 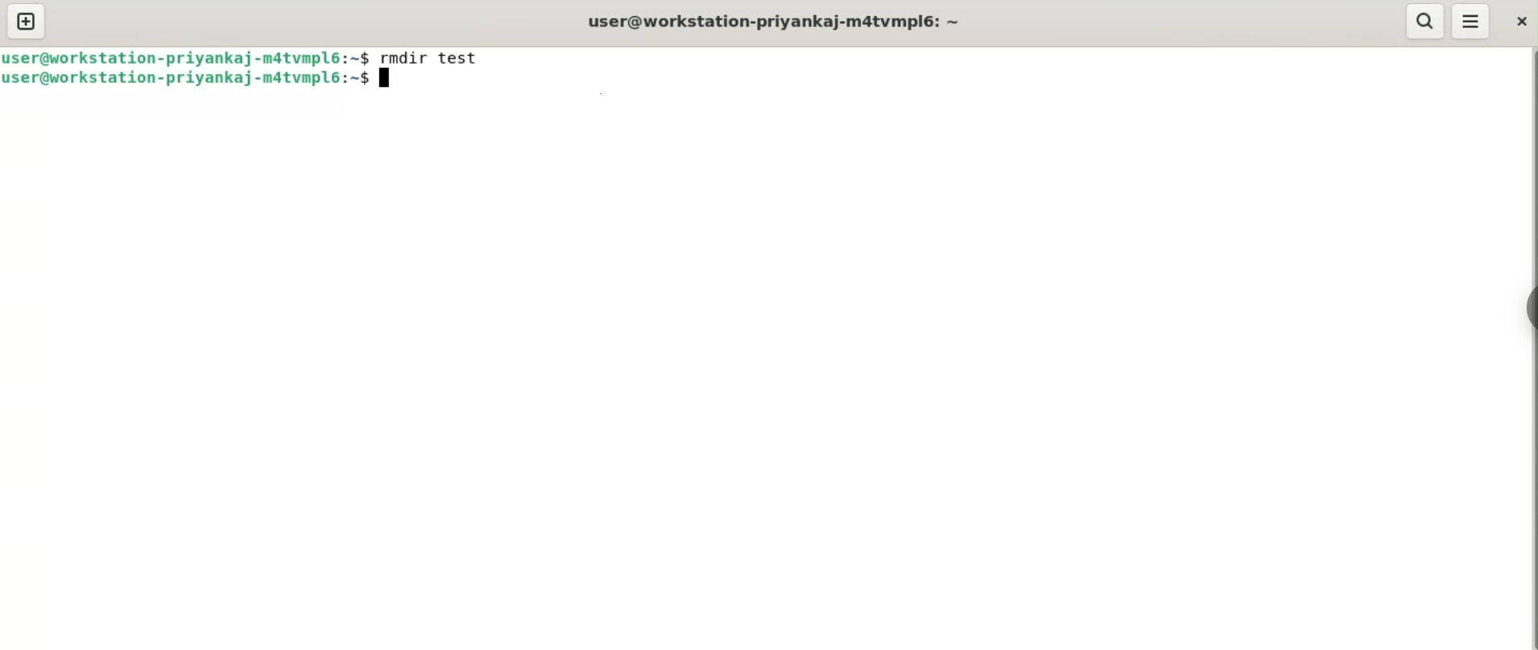 I want to click on sidebar, so click(x=1528, y=312).